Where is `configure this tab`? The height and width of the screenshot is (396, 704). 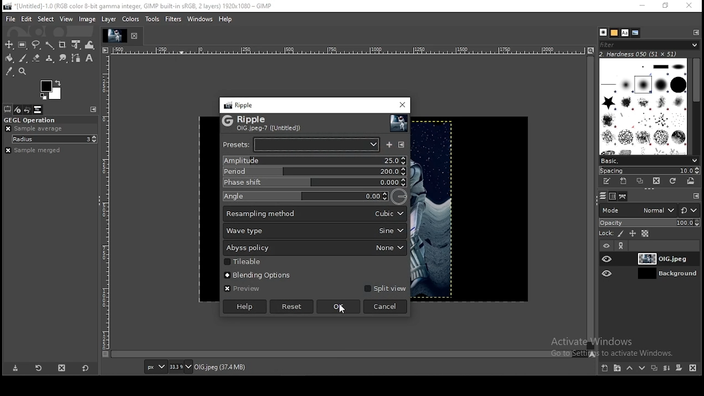 configure this tab is located at coordinates (696, 195).